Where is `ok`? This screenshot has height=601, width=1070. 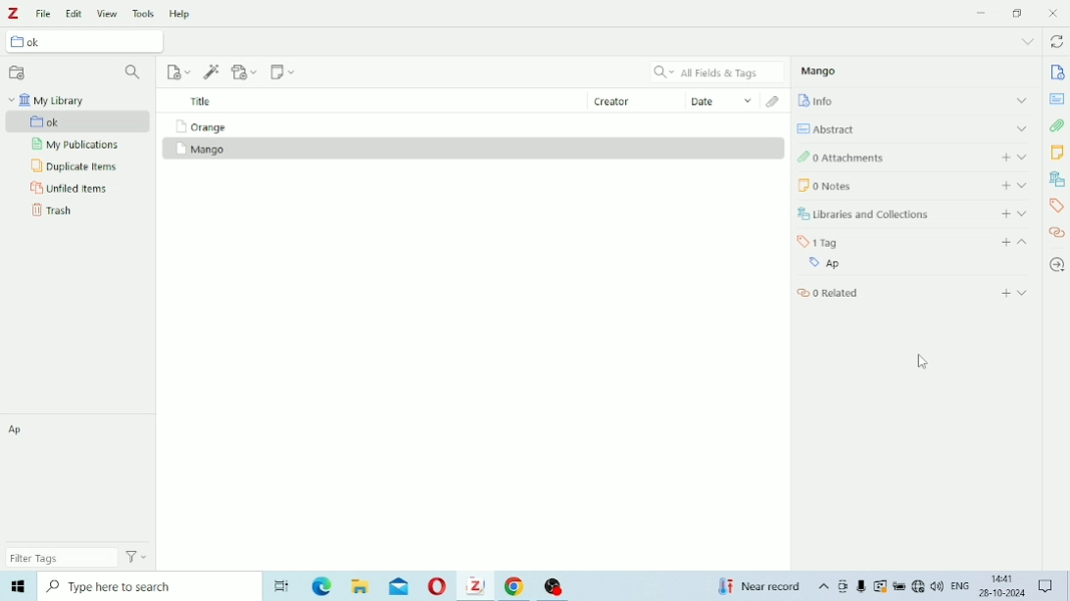
ok is located at coordinates (79, 121).